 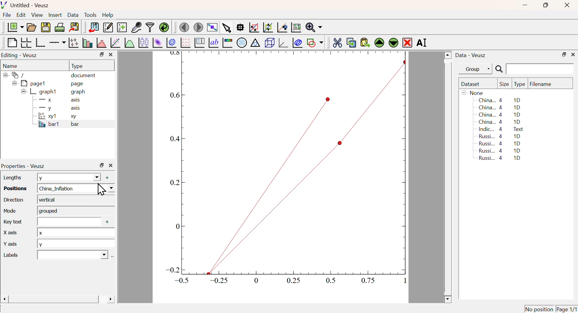 What do you see at coordinates (314, 27) in the screenshot?
I see `Zoom function menu` at bounding box center [314, 27].